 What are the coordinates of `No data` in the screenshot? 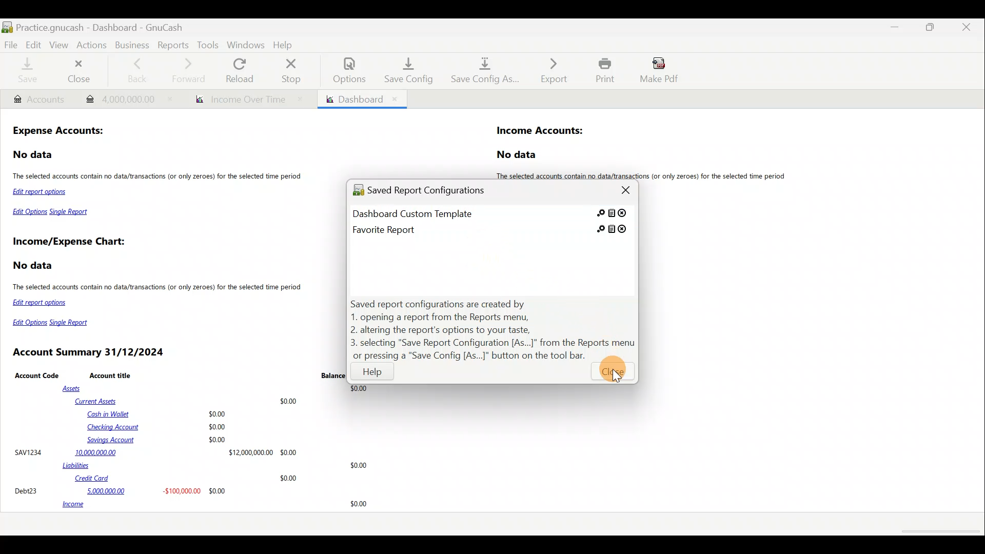 It's located at (34, 155).